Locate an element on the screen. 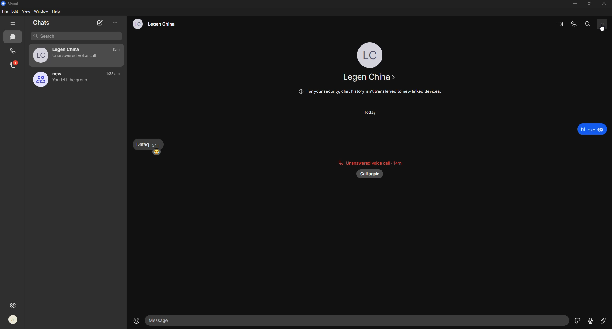 The width and height of the screenshot is (612, 329). new
You left the group. is located at coordinates (58, 80).